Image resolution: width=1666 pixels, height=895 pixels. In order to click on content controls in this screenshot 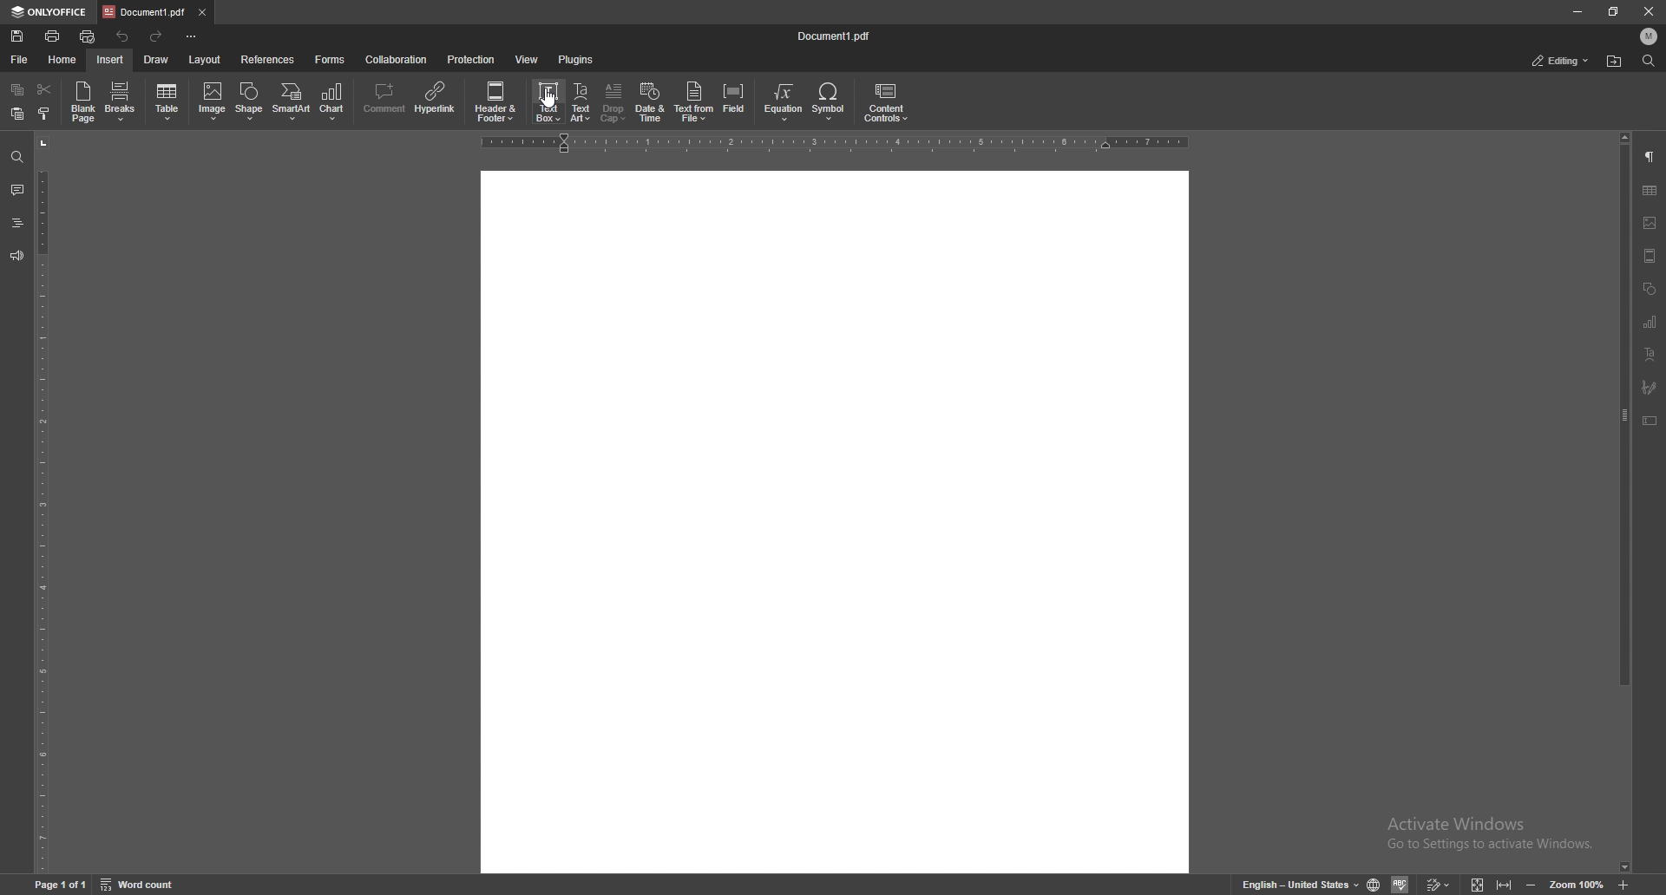, I will do `click(885, 103)`.